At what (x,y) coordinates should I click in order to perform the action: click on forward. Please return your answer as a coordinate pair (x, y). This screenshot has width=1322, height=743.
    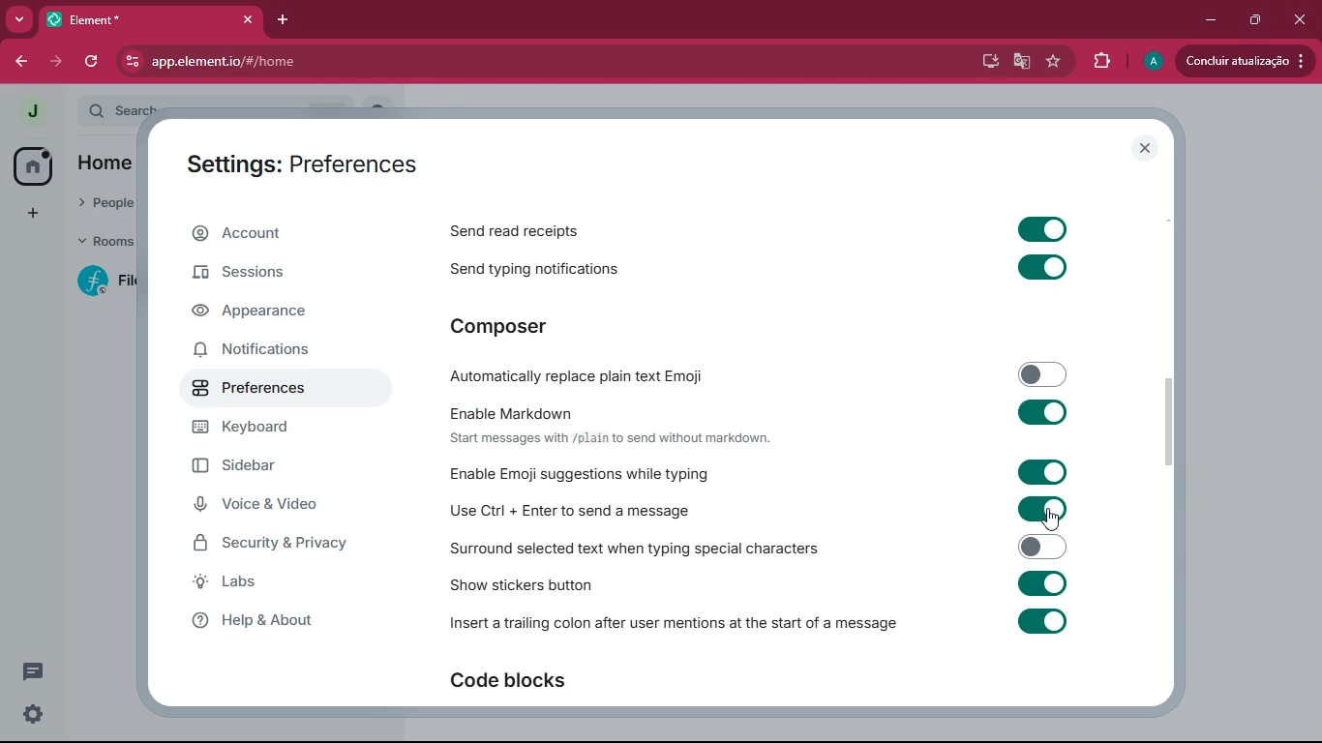
    Looking at the image, I should click on (58, 59).